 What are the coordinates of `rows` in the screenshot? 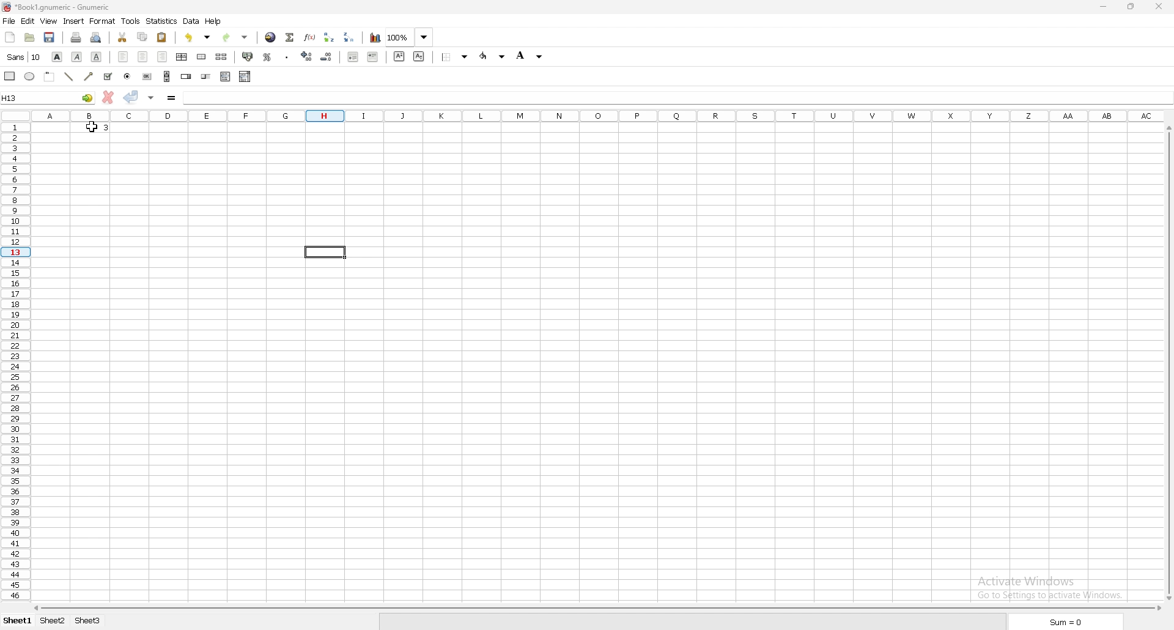 It's located at (13, 360).